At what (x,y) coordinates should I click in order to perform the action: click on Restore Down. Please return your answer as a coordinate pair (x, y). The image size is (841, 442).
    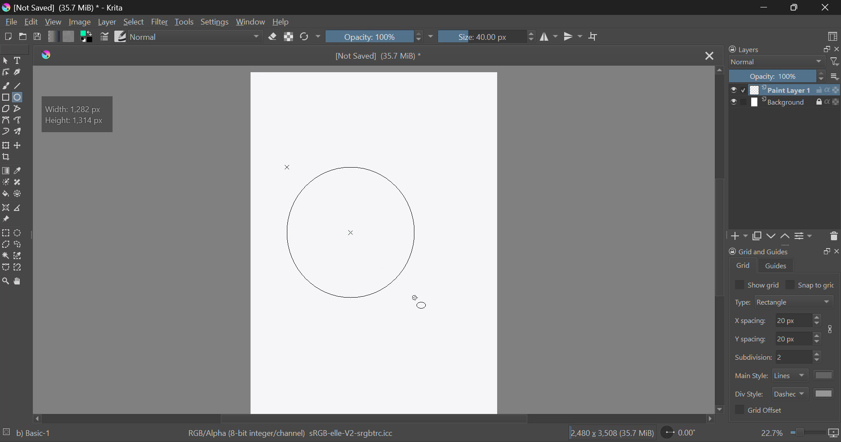
    Looking at the image, I should click on (765, 7).